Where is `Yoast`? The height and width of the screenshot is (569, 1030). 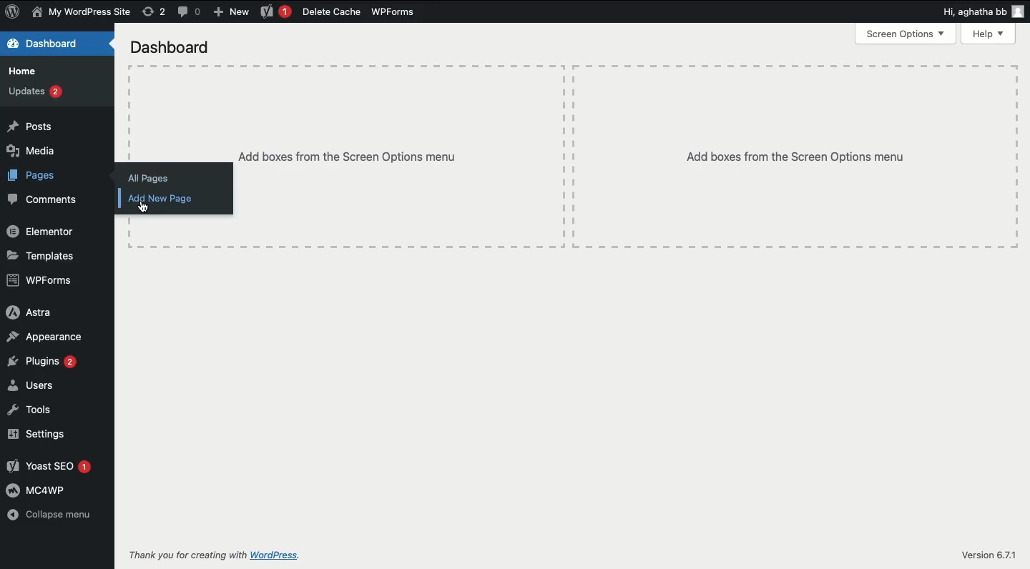
Yoast is located at coordinates (275, 12).